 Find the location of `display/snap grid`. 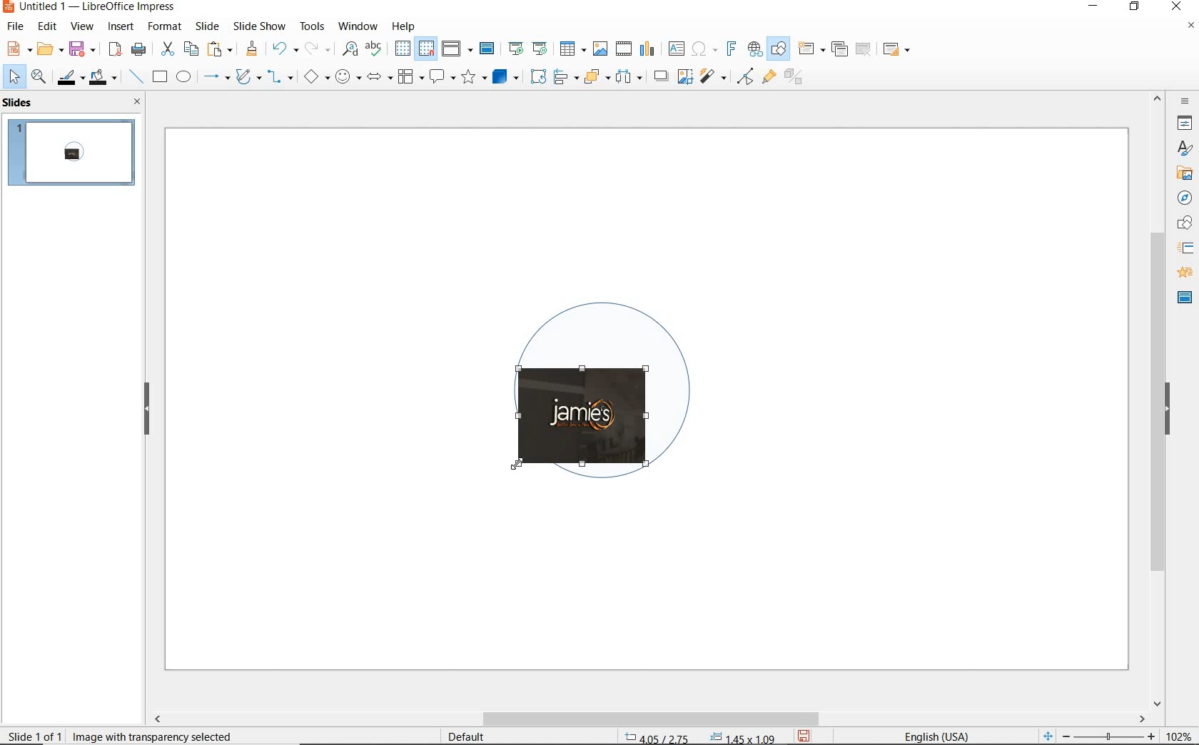

display/snap grid is located at coordinates (413, 49).